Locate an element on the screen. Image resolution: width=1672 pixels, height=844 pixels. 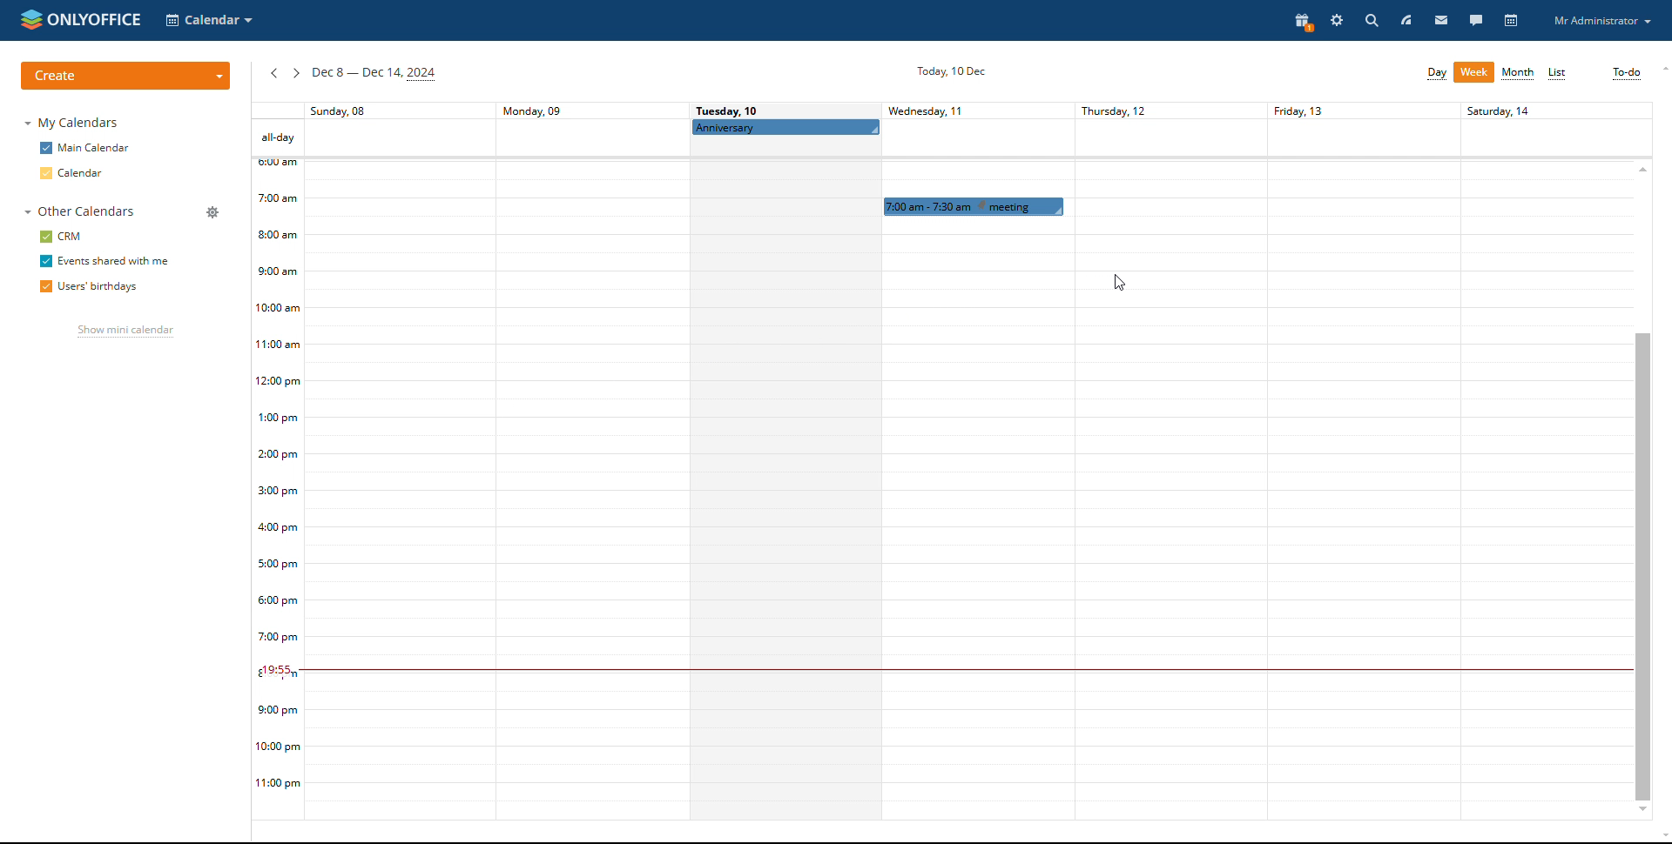
talk is located at coordinates (1477, 20).